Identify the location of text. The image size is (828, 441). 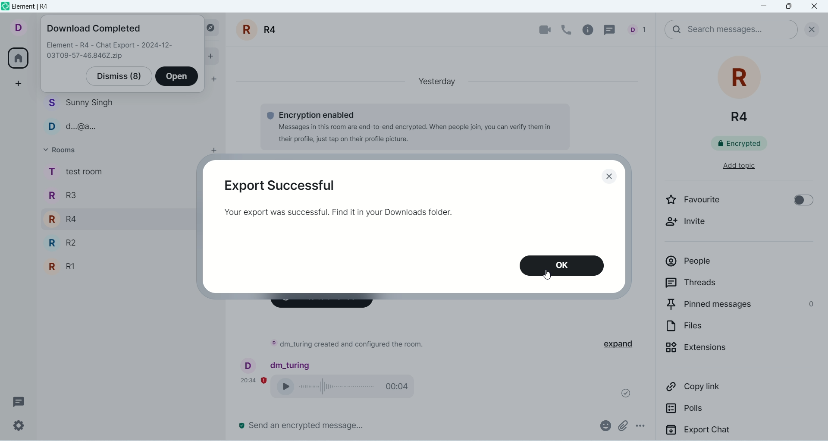
(111, 51).